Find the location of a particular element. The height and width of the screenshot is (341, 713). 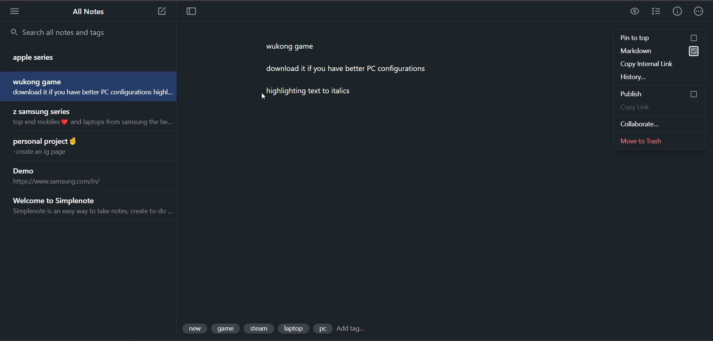

tag 2 is located at coordinates (227, 329).